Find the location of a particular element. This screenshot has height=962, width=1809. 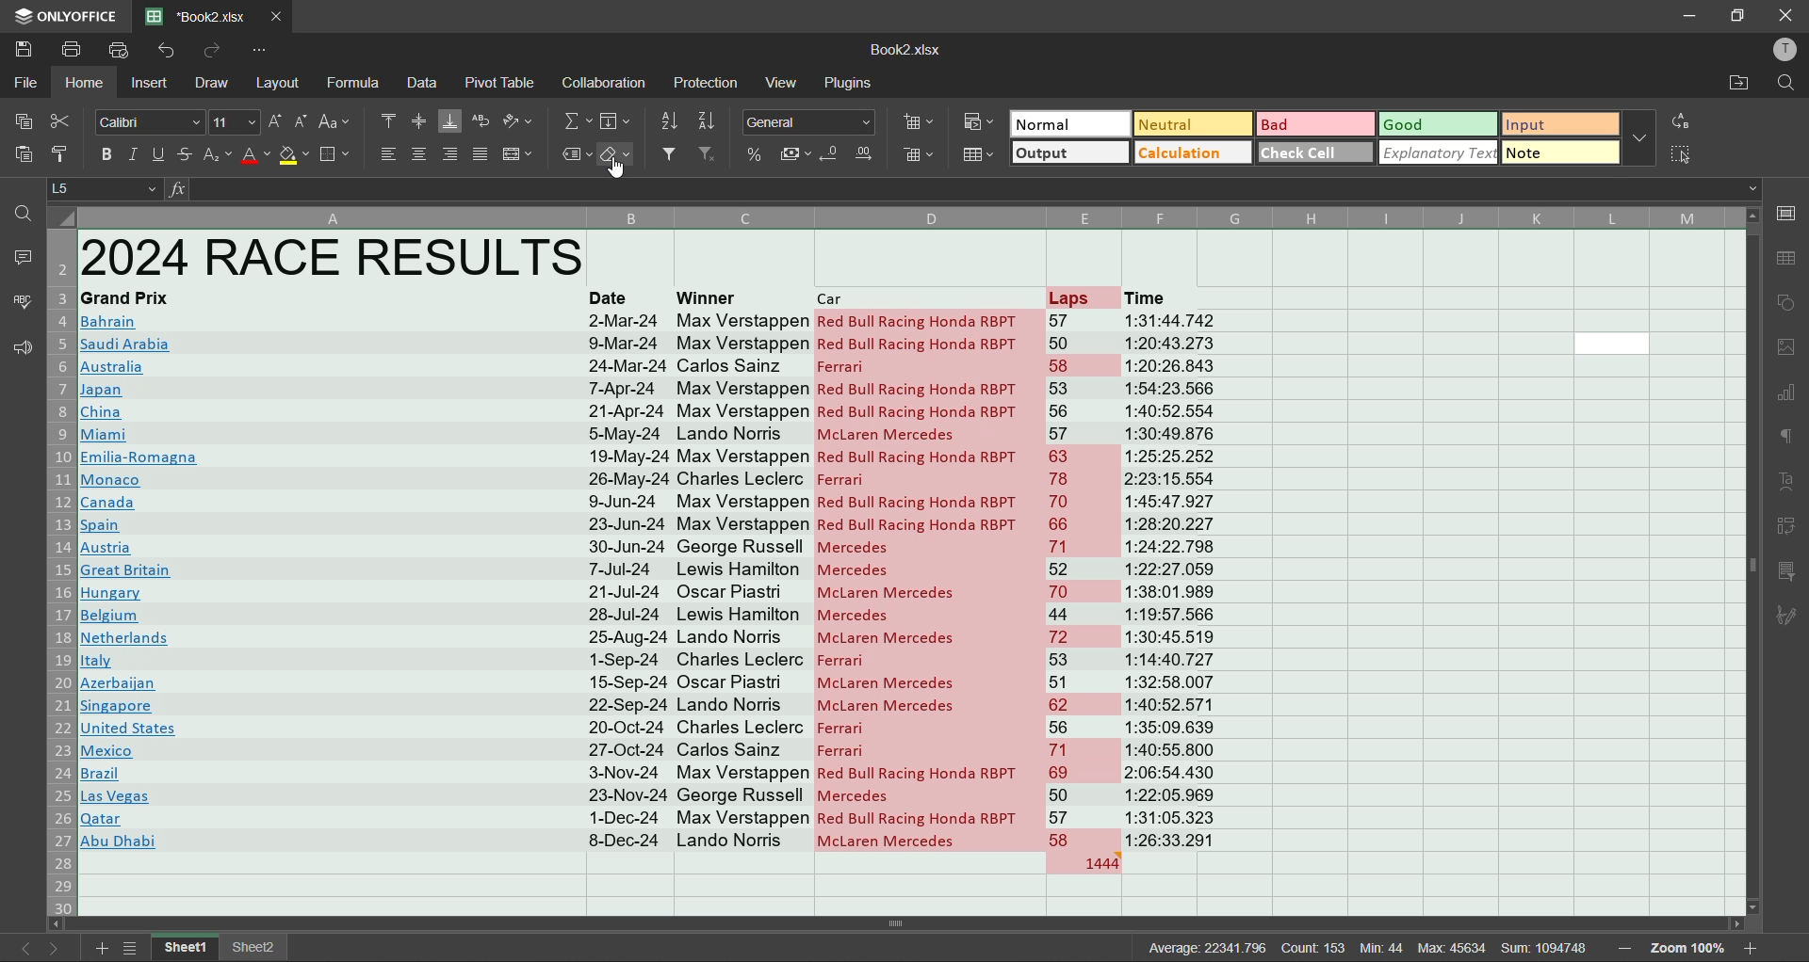

font style is located at coordinates (143, 120).